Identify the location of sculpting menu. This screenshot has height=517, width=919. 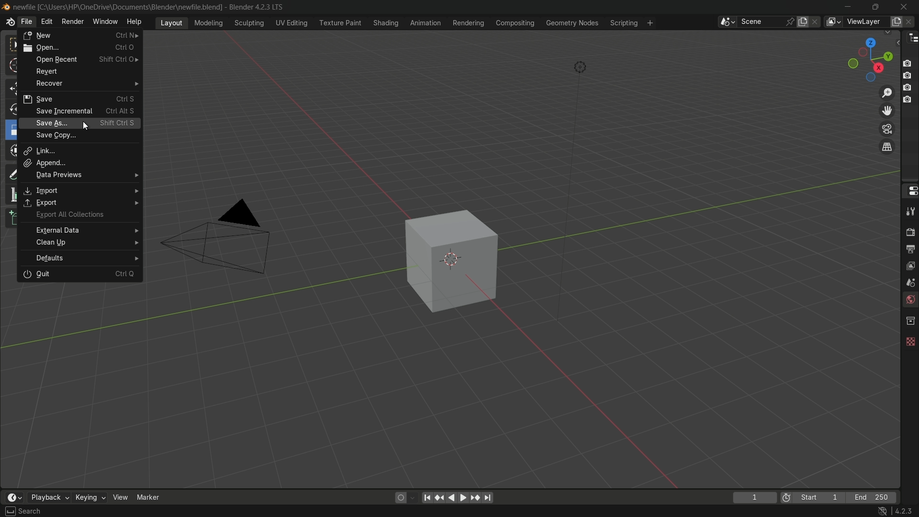
(247, 23).